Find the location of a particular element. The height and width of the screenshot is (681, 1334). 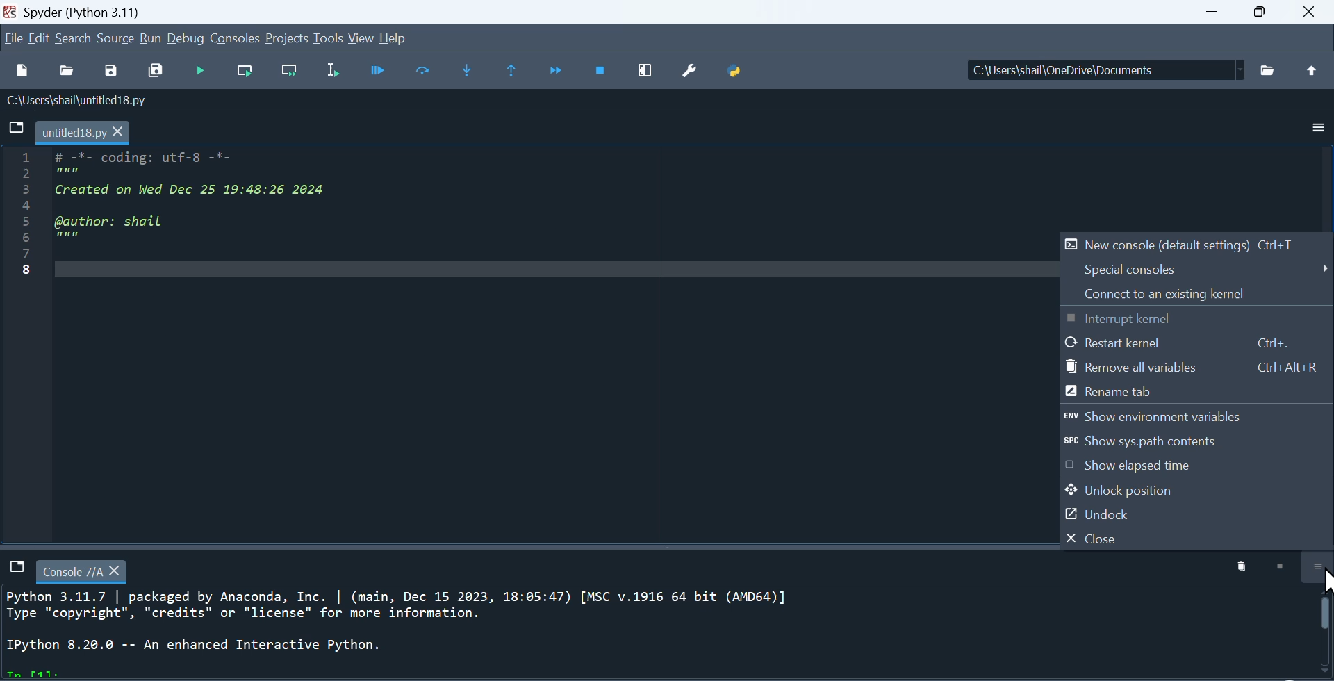

open is located at coordinates (67, 71).